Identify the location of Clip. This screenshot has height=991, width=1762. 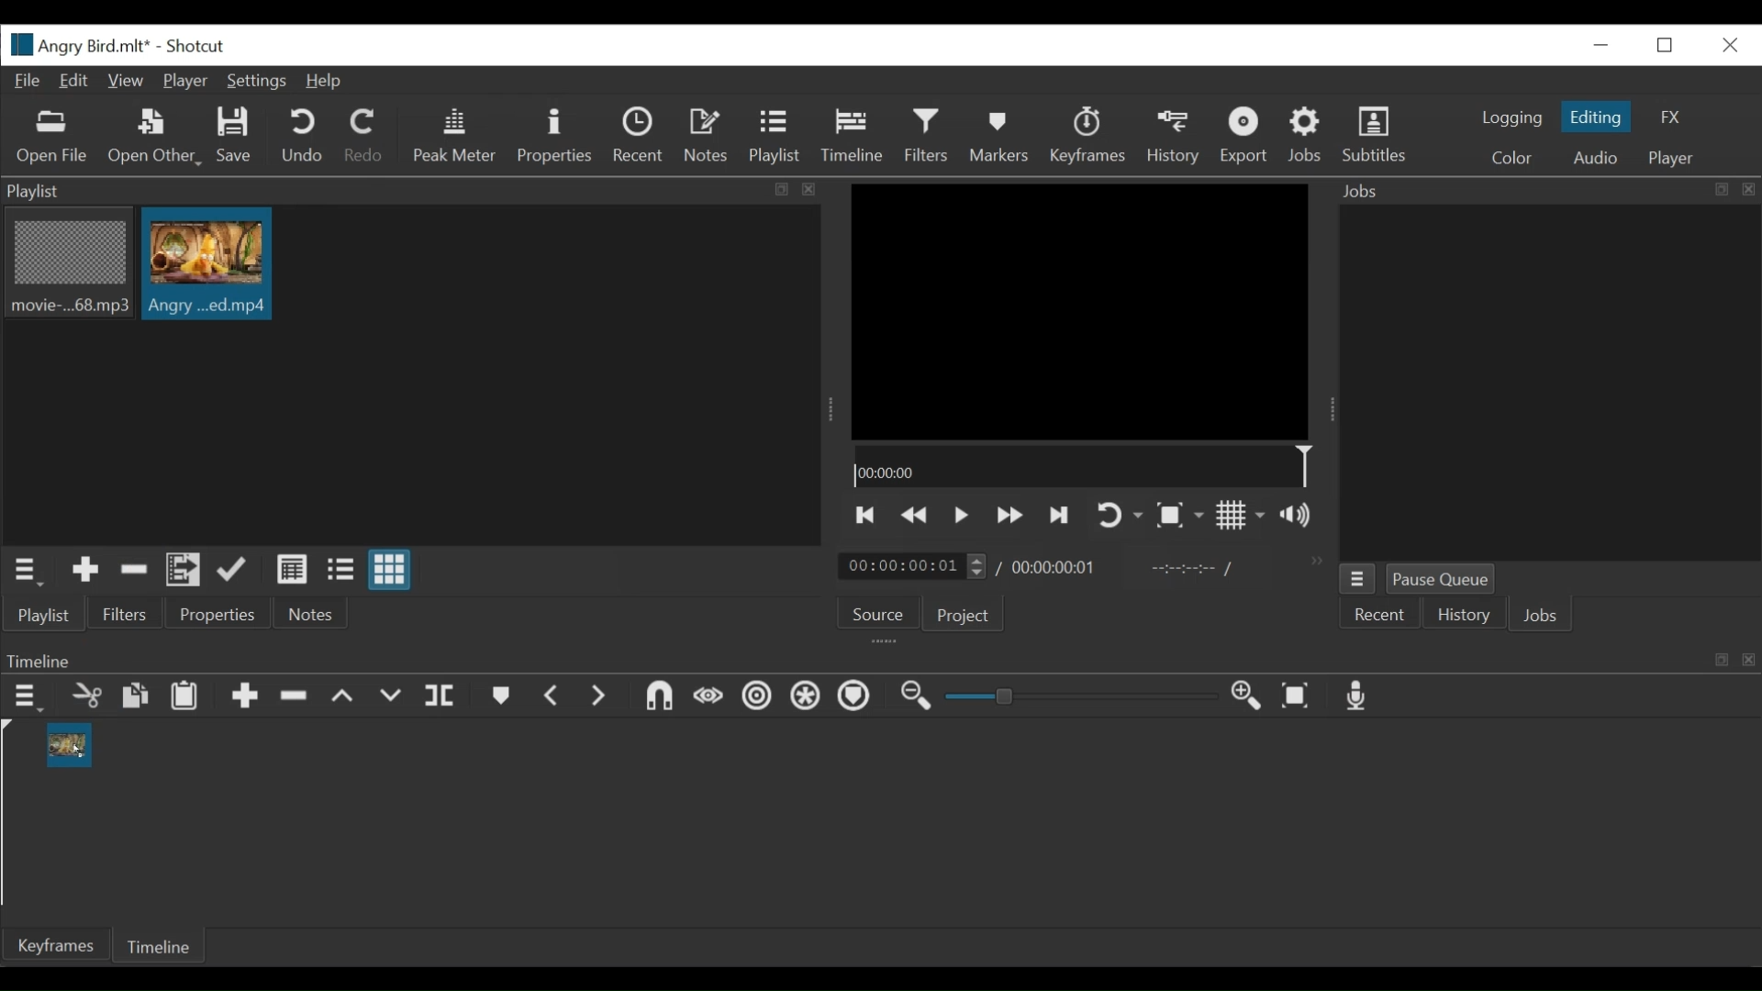
(69, 745).